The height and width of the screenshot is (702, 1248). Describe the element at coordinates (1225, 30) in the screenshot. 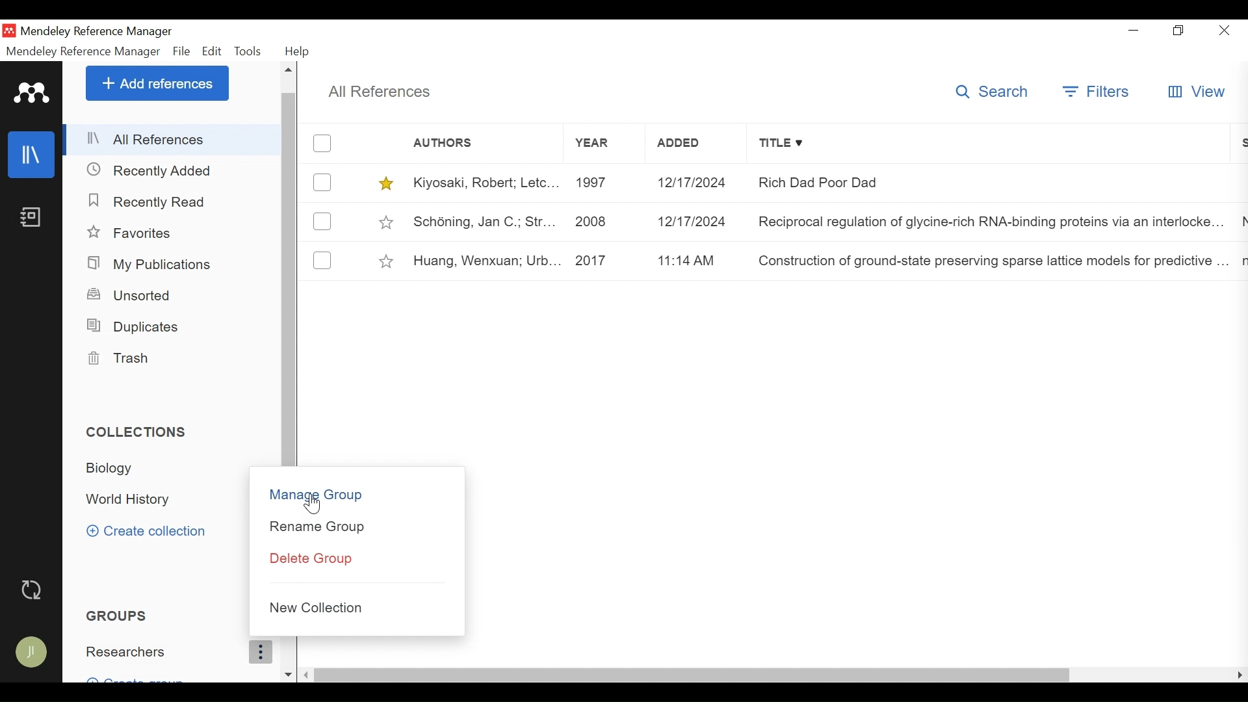

I see `Close` at that location.